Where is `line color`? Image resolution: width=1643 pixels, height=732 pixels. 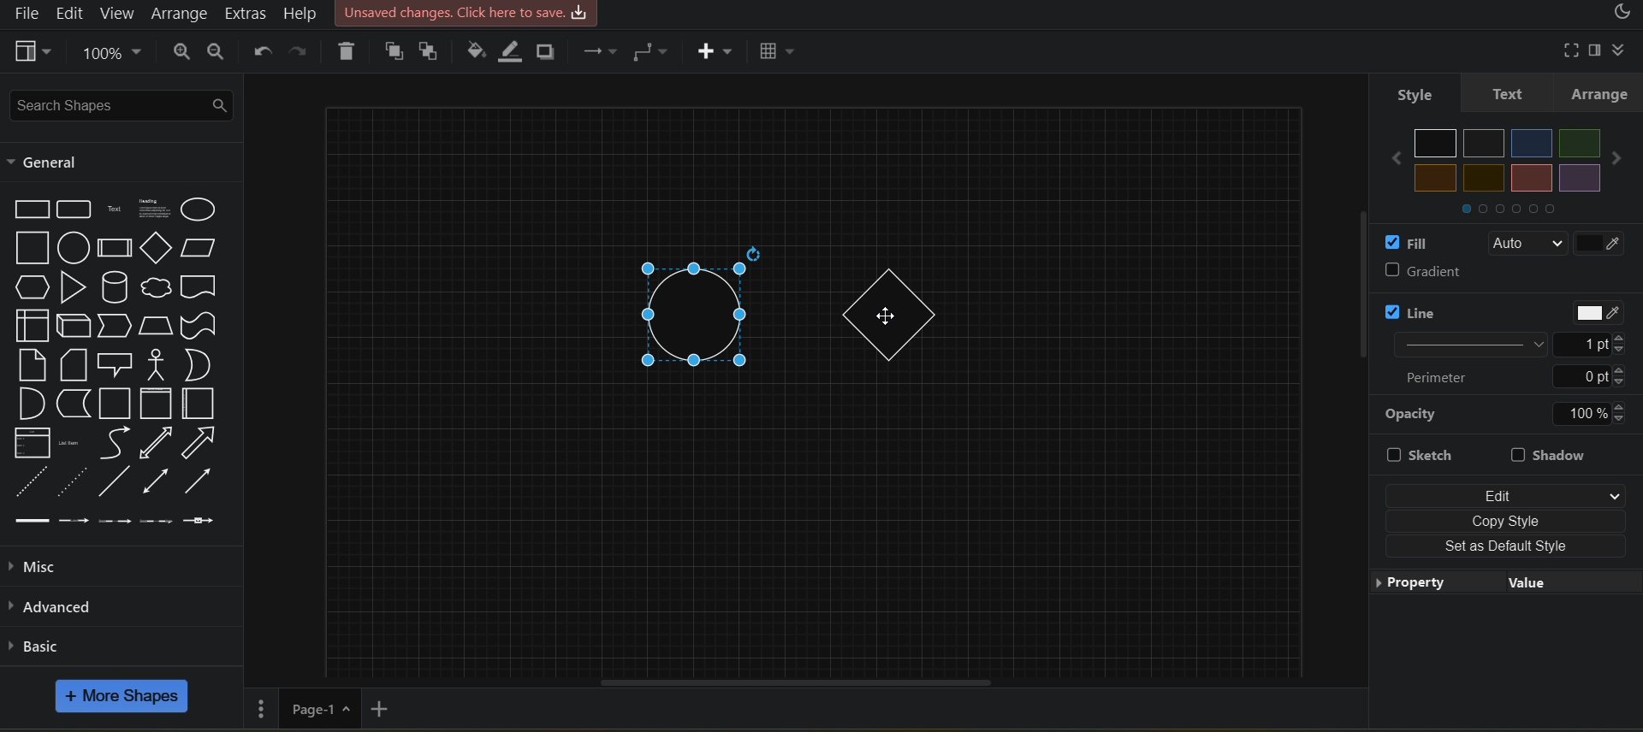 line color is located at coordinates (513, 51).